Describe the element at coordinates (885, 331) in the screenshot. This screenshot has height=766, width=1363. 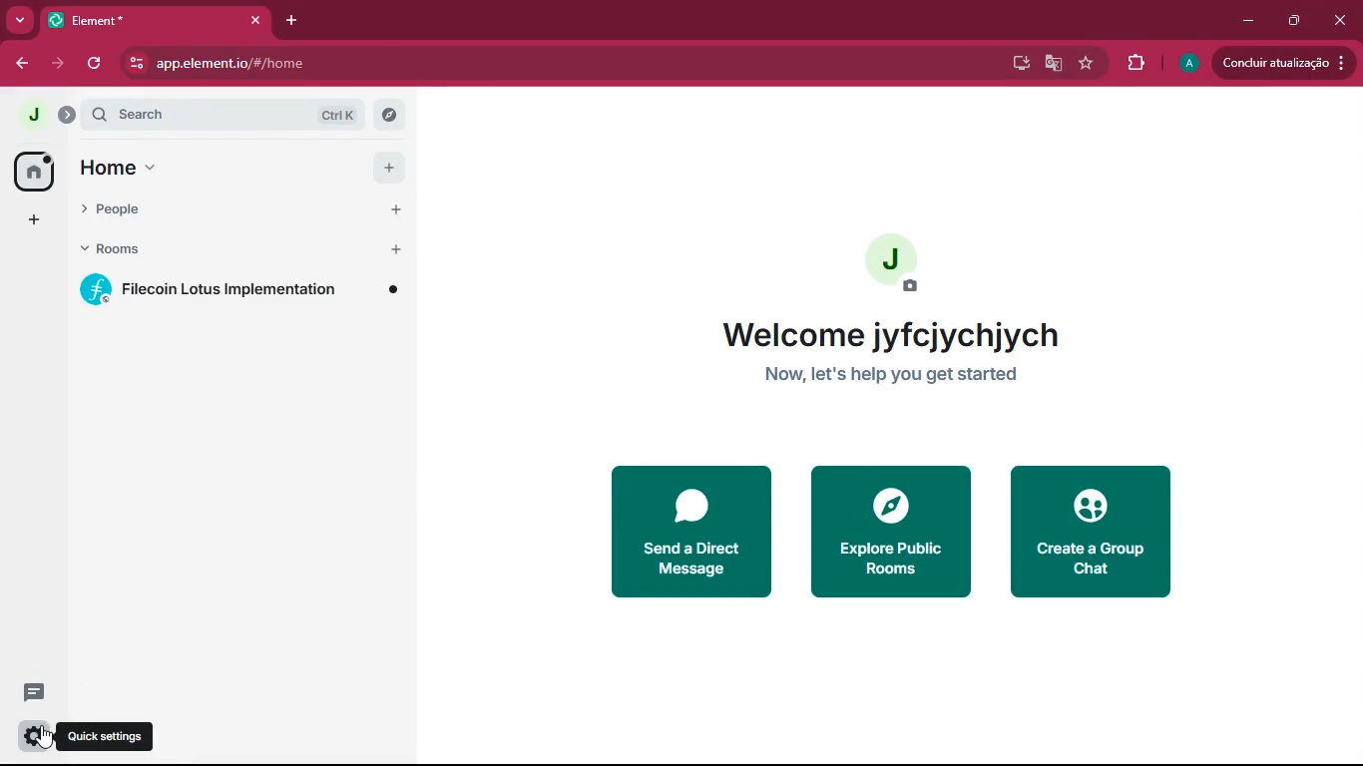
I see `Welcome jyfcjychjych` at that location.